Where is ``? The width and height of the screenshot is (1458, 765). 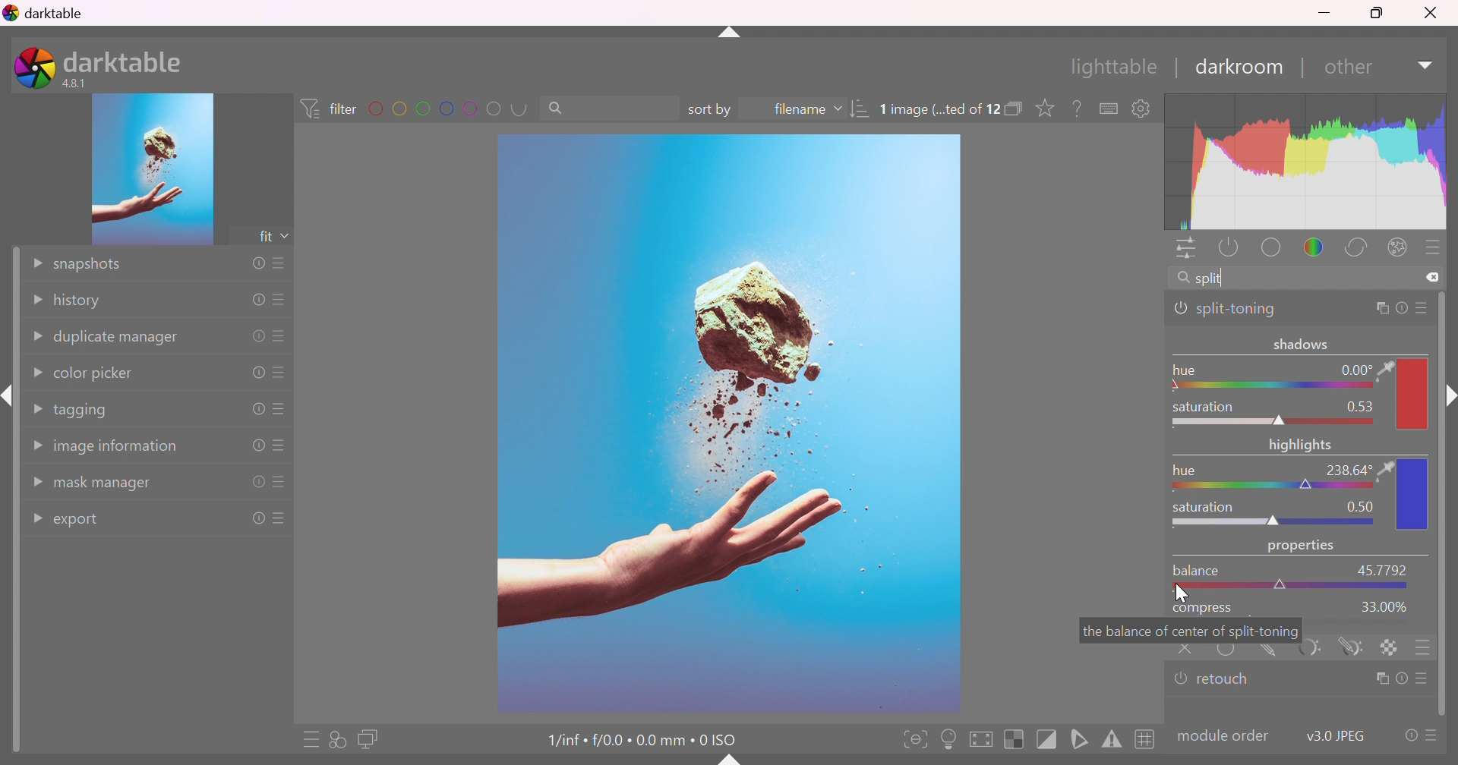  is located at coordinates (839, 108).